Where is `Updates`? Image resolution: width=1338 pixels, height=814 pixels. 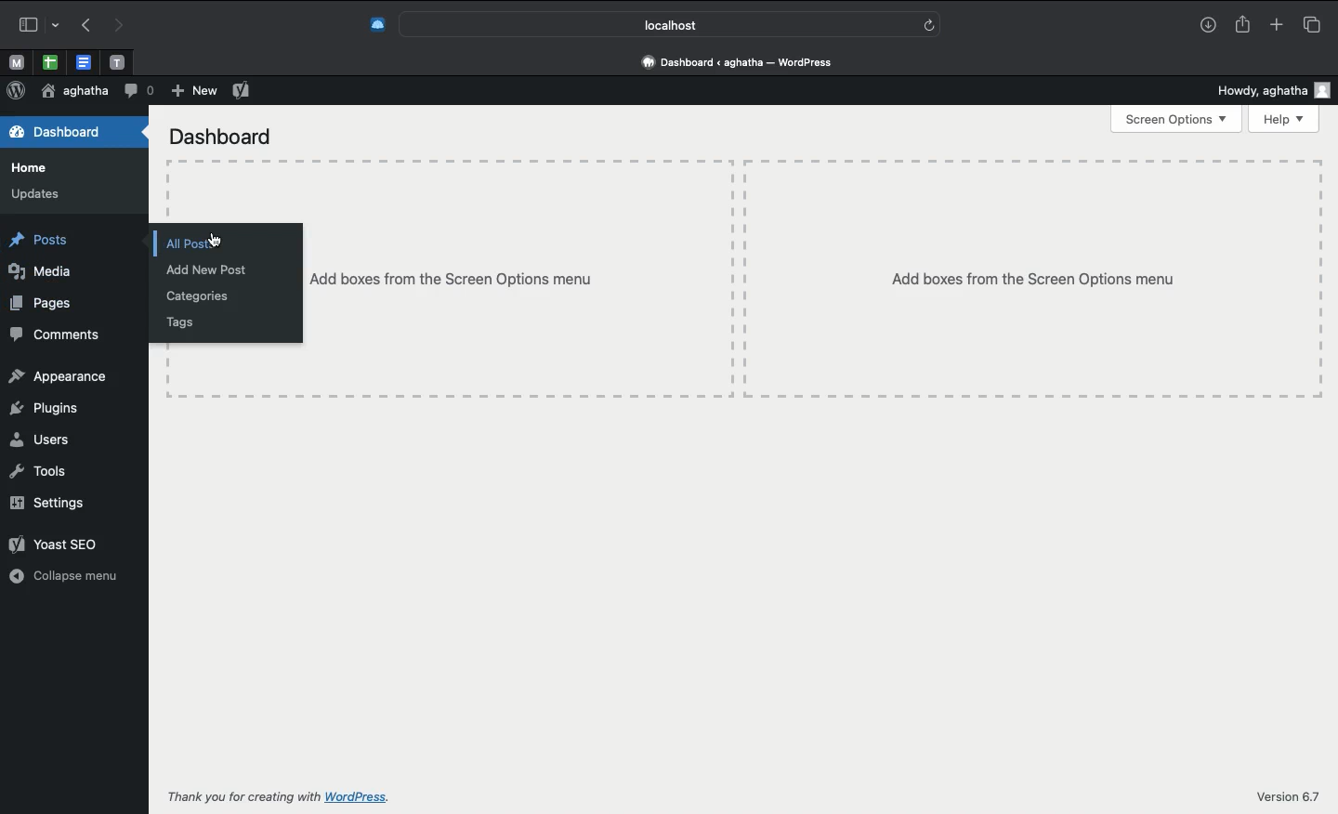
Updates is located at coordinates (33, 194).